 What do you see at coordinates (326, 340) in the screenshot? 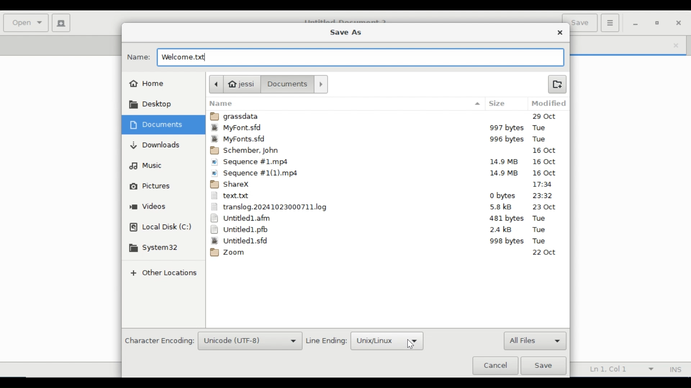
I see `Line Ending` at bounding box center [326, 340].